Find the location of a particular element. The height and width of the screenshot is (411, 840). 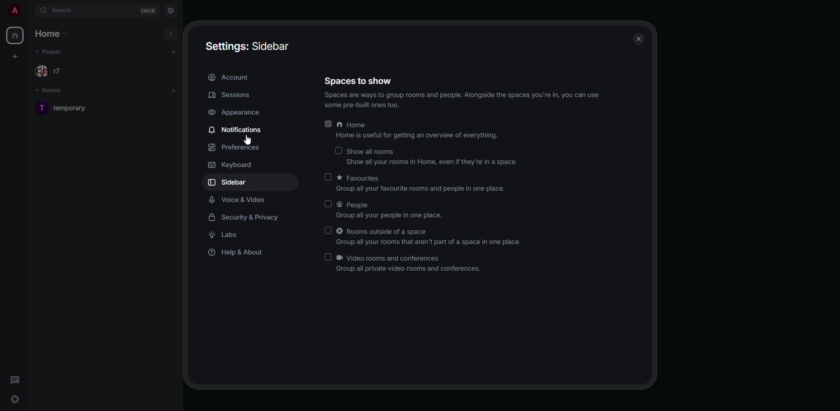

favorites is located at coordinates (420, 183).